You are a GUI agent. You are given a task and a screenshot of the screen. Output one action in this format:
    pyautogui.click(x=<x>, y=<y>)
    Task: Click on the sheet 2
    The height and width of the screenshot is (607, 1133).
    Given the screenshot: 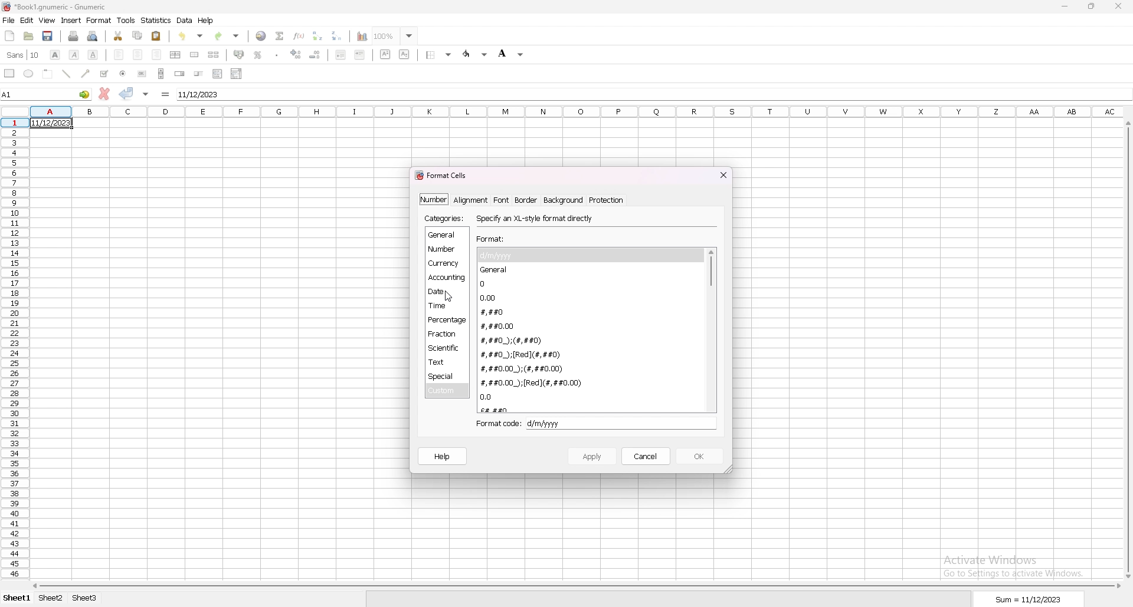 What is the action you would take?
    pyautogui.click(x=50, y=598)
    